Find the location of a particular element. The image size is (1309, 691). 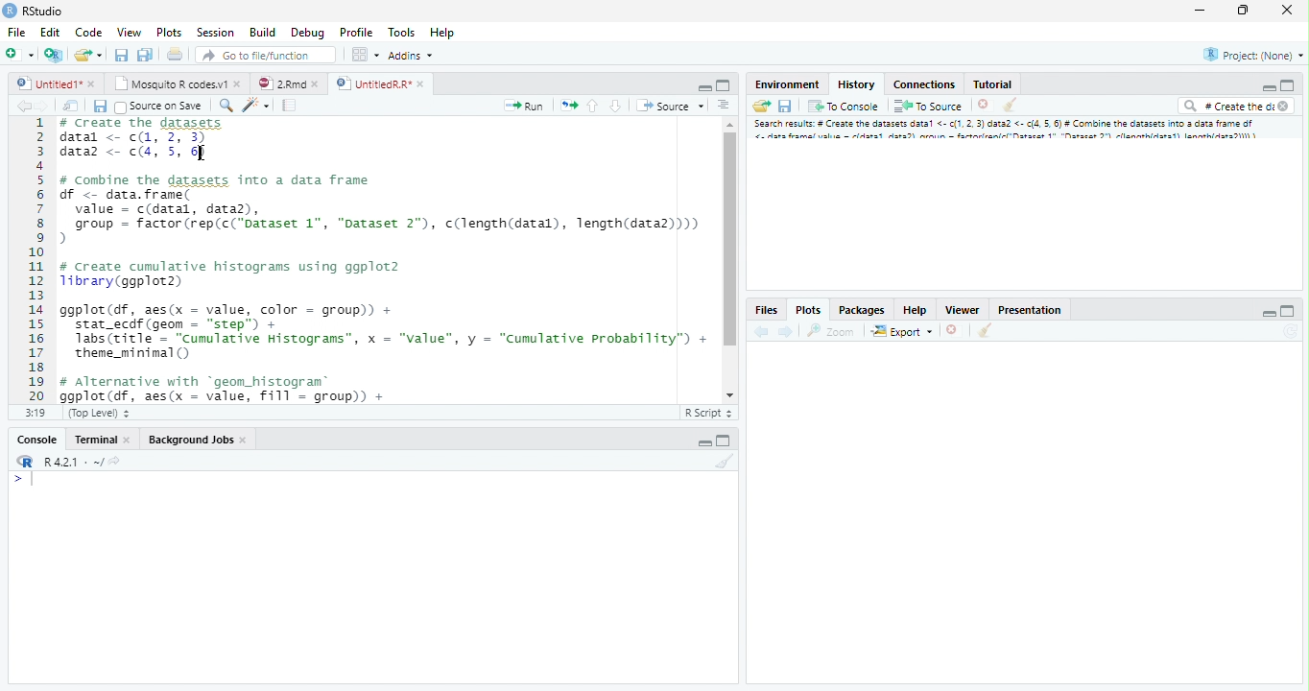

Scrollbar is located at coordinates (728, 257).